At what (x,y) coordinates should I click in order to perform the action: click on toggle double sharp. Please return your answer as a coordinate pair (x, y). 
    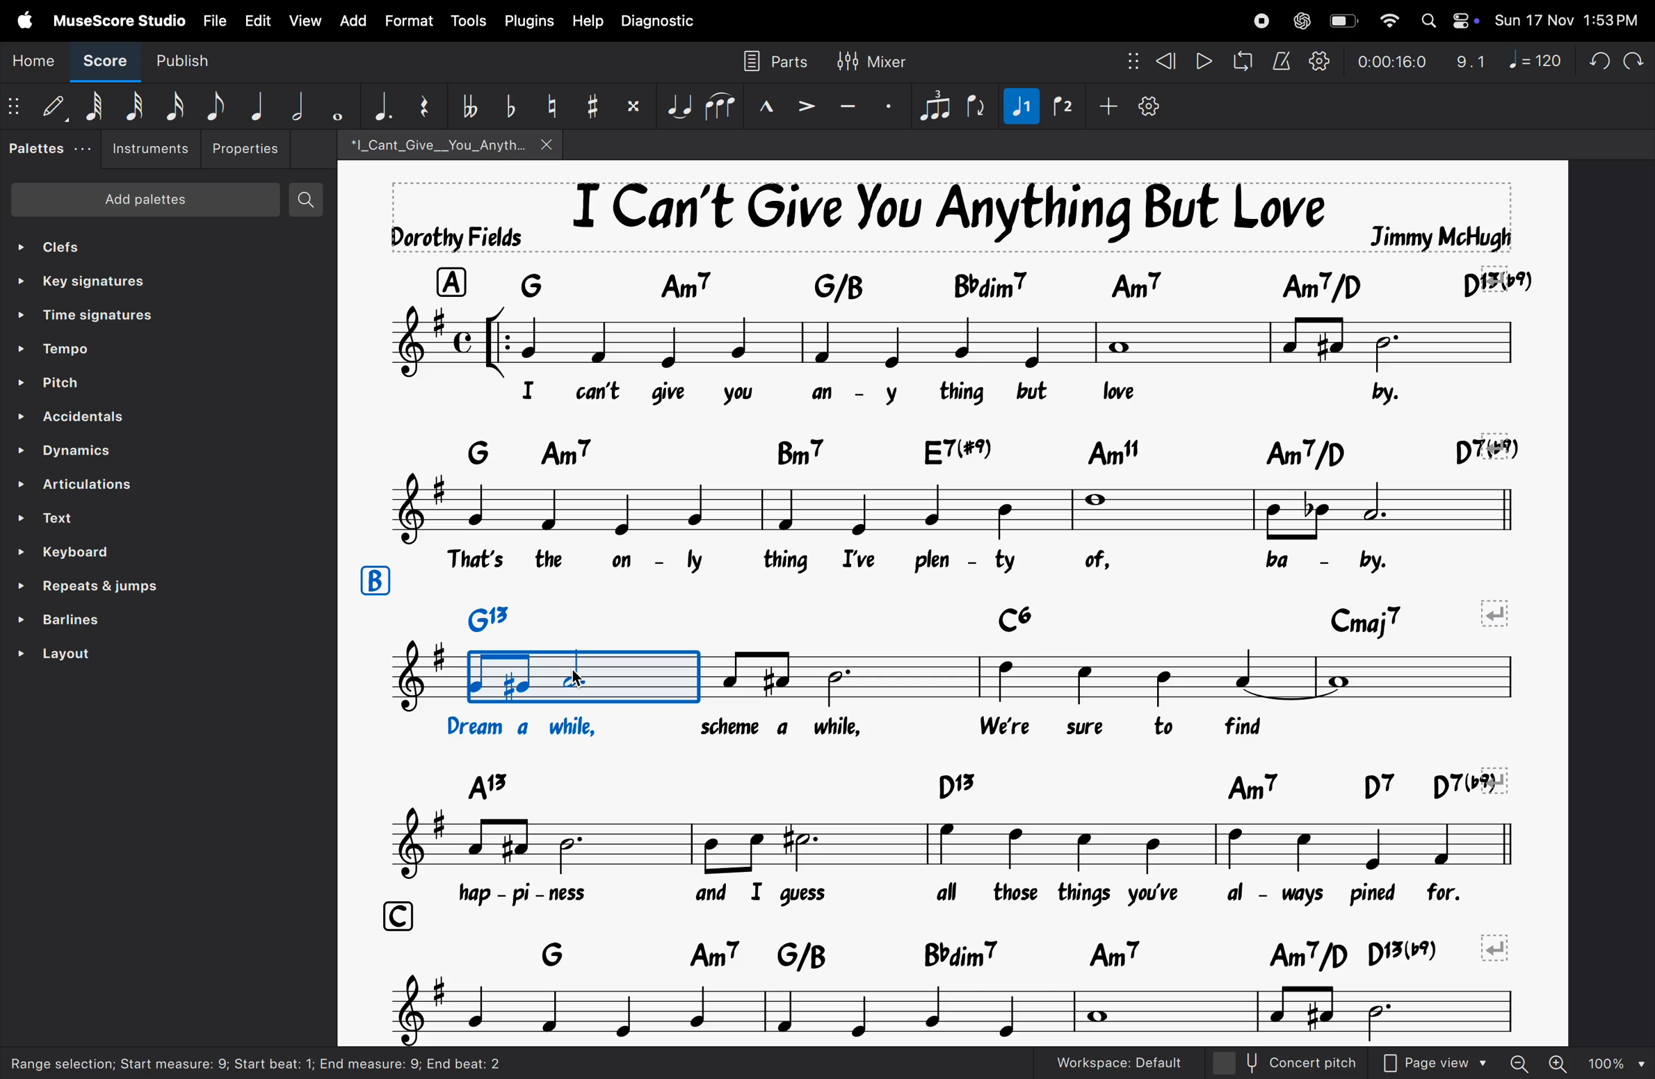
    Looking at the image, I should click on (633, 106).